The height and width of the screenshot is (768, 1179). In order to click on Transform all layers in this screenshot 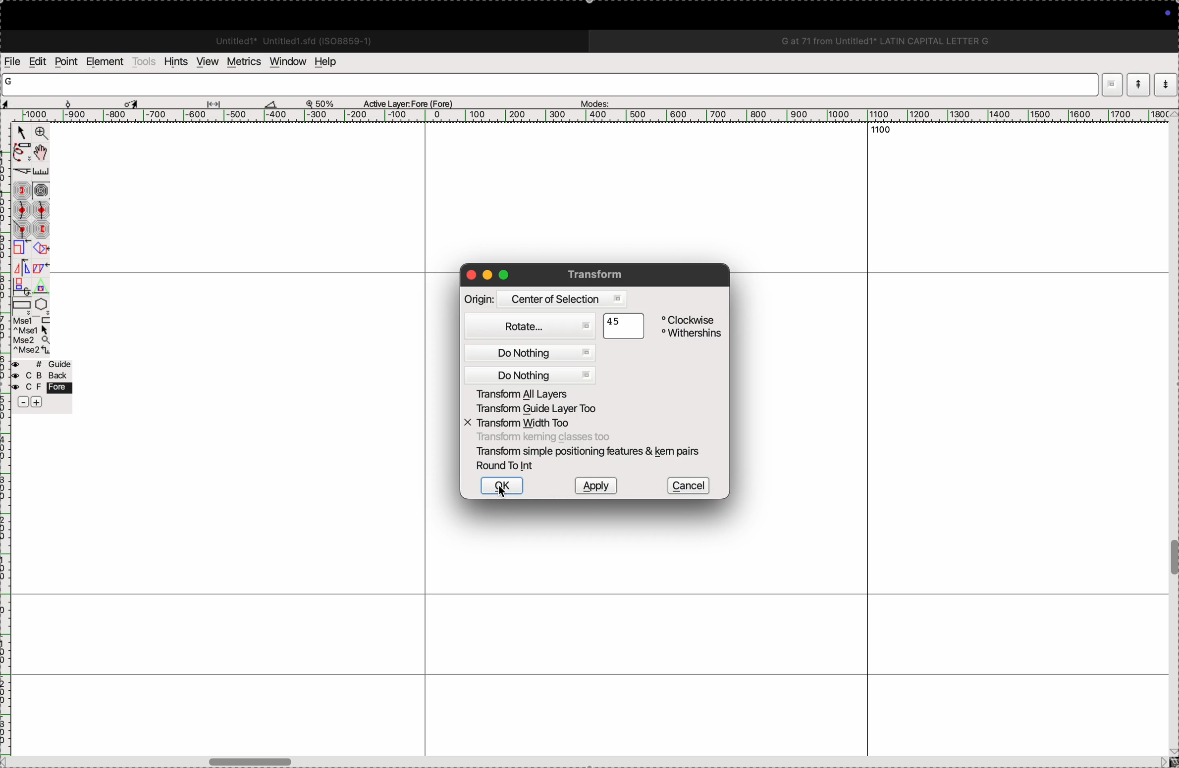, I will do `click(533, 394)`.